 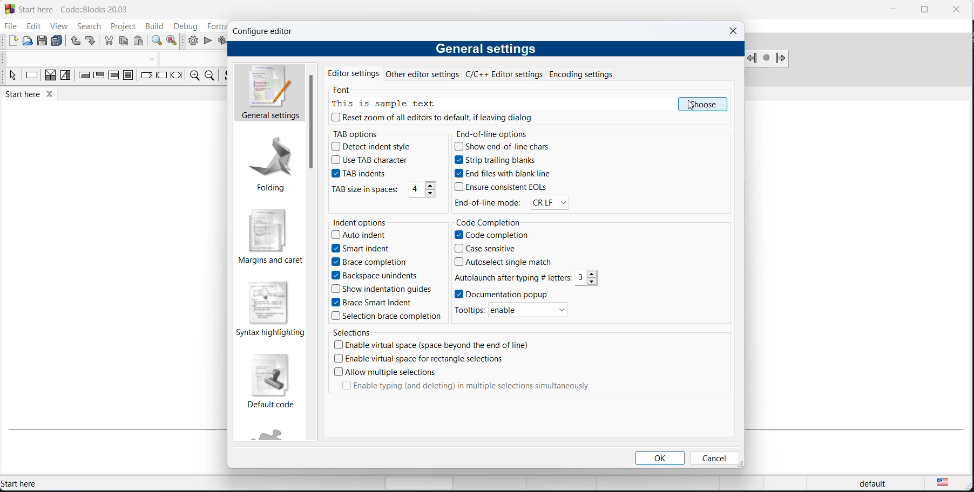 I want to click on decision, so click(x=51, y=78).